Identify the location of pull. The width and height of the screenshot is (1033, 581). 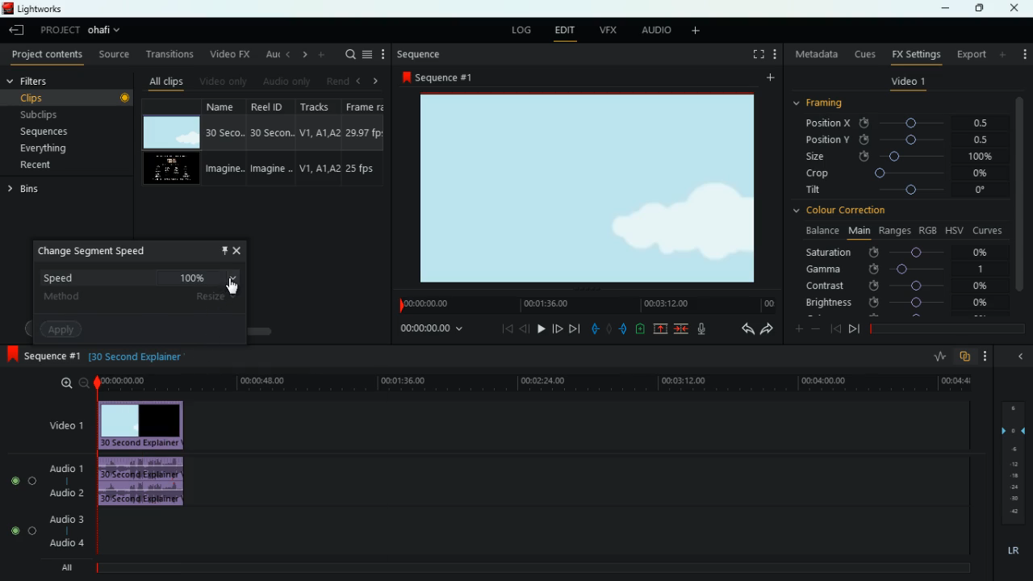
(594, 328).